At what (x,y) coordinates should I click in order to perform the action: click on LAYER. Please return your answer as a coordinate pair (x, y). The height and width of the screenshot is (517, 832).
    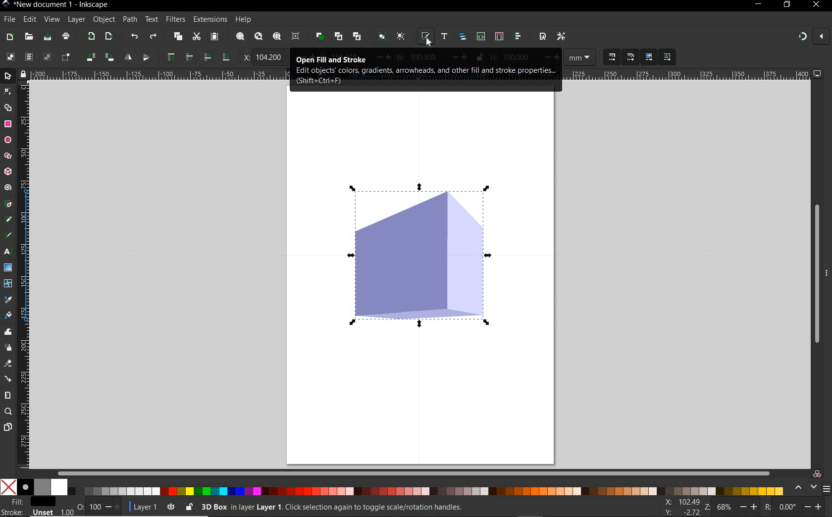
    Looking at the image, I should click on (77, 19).